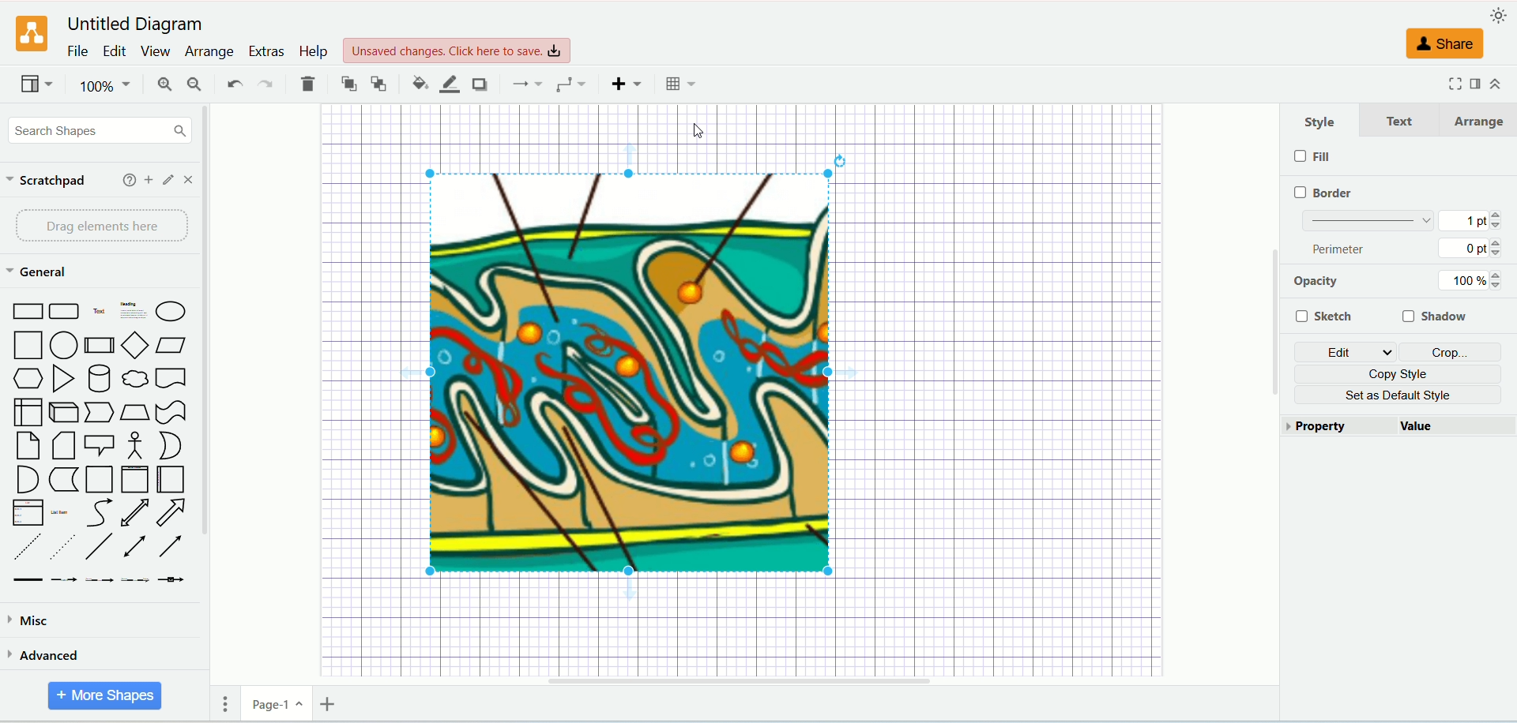  What do you see at coordinates (63, 581) in the screenshot?
I see `Connector with Label` at bounding box center [63, 581].